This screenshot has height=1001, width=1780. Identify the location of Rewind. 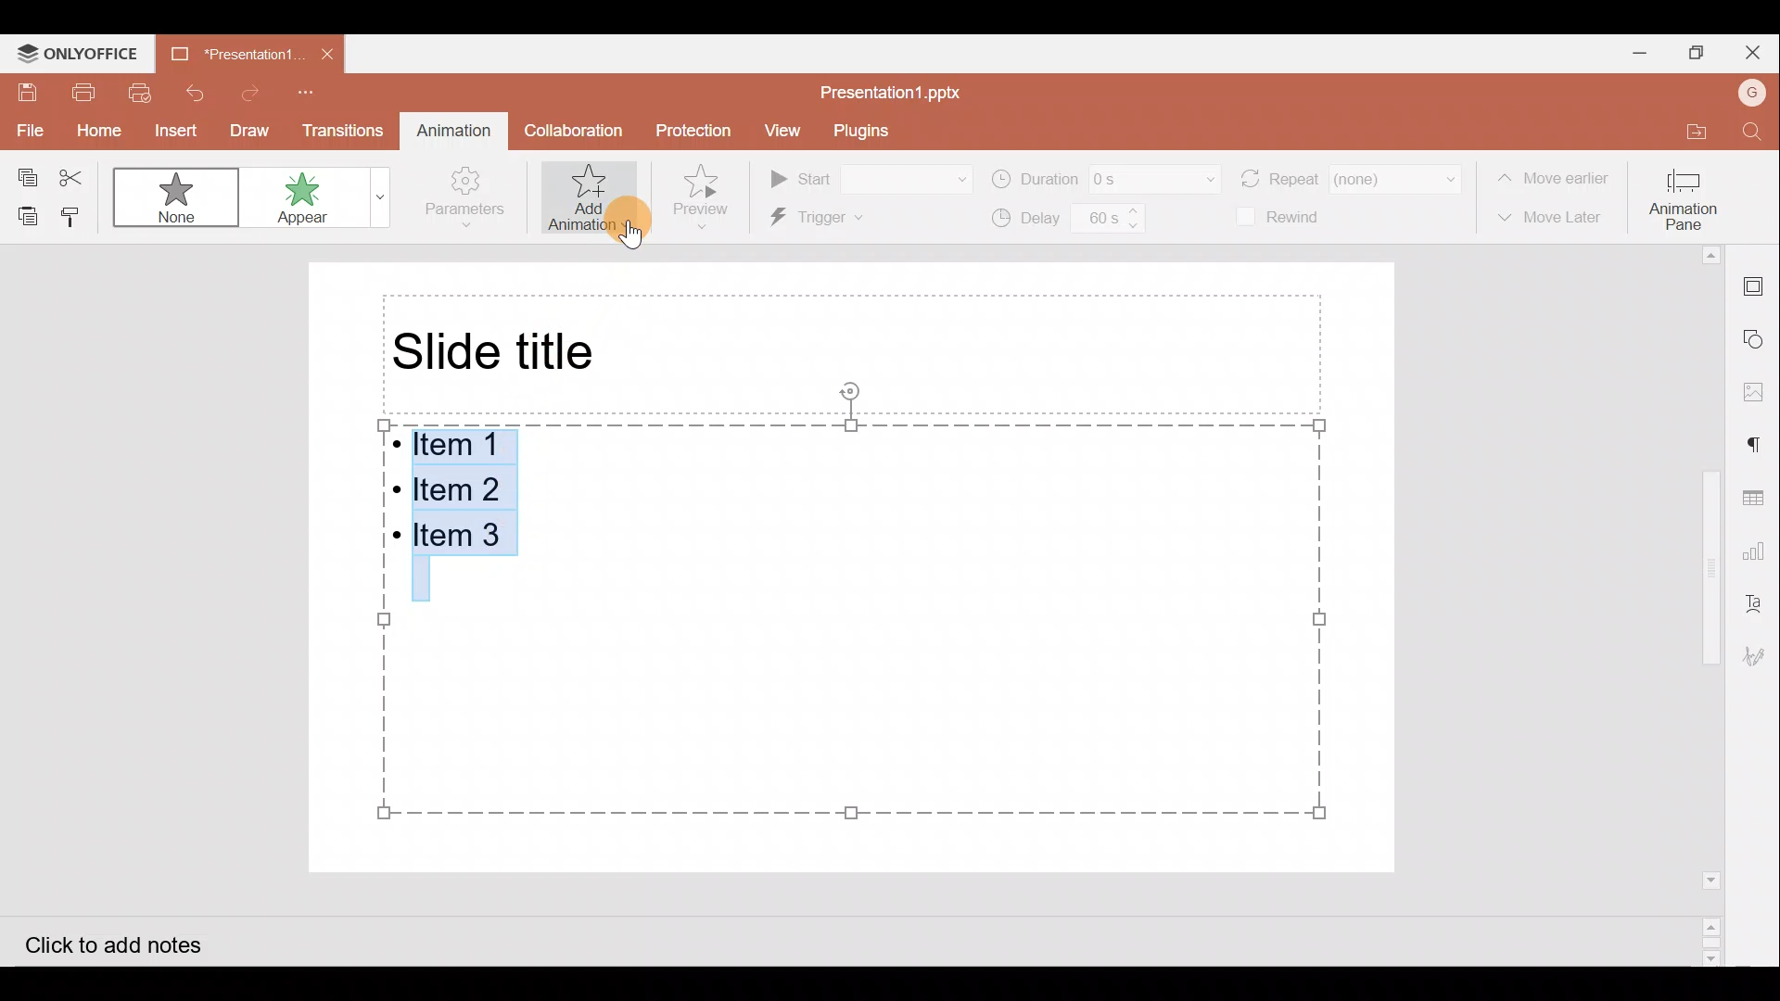
(1284, 218).